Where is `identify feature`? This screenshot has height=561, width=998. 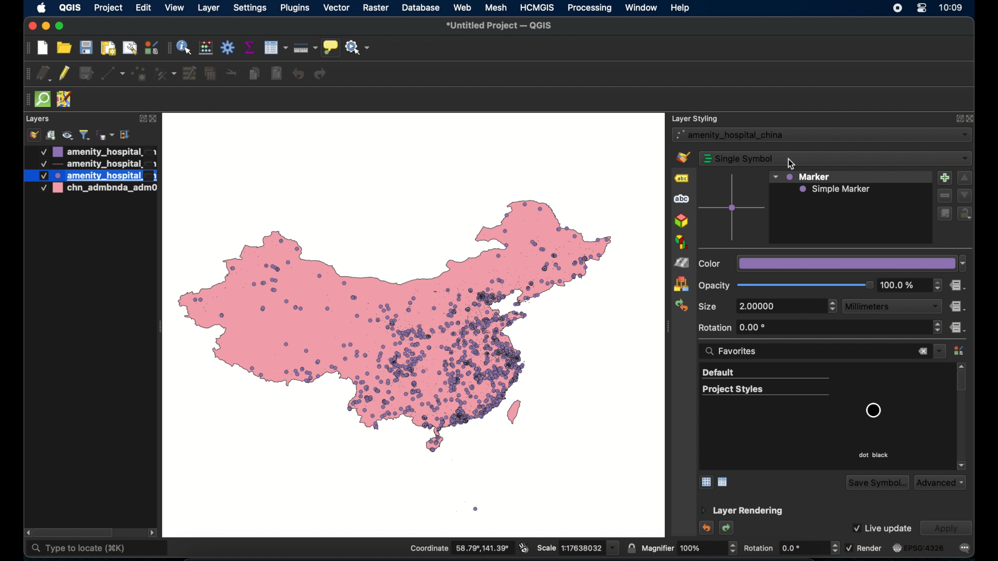
identify feature is located at coordinates (185, 47).